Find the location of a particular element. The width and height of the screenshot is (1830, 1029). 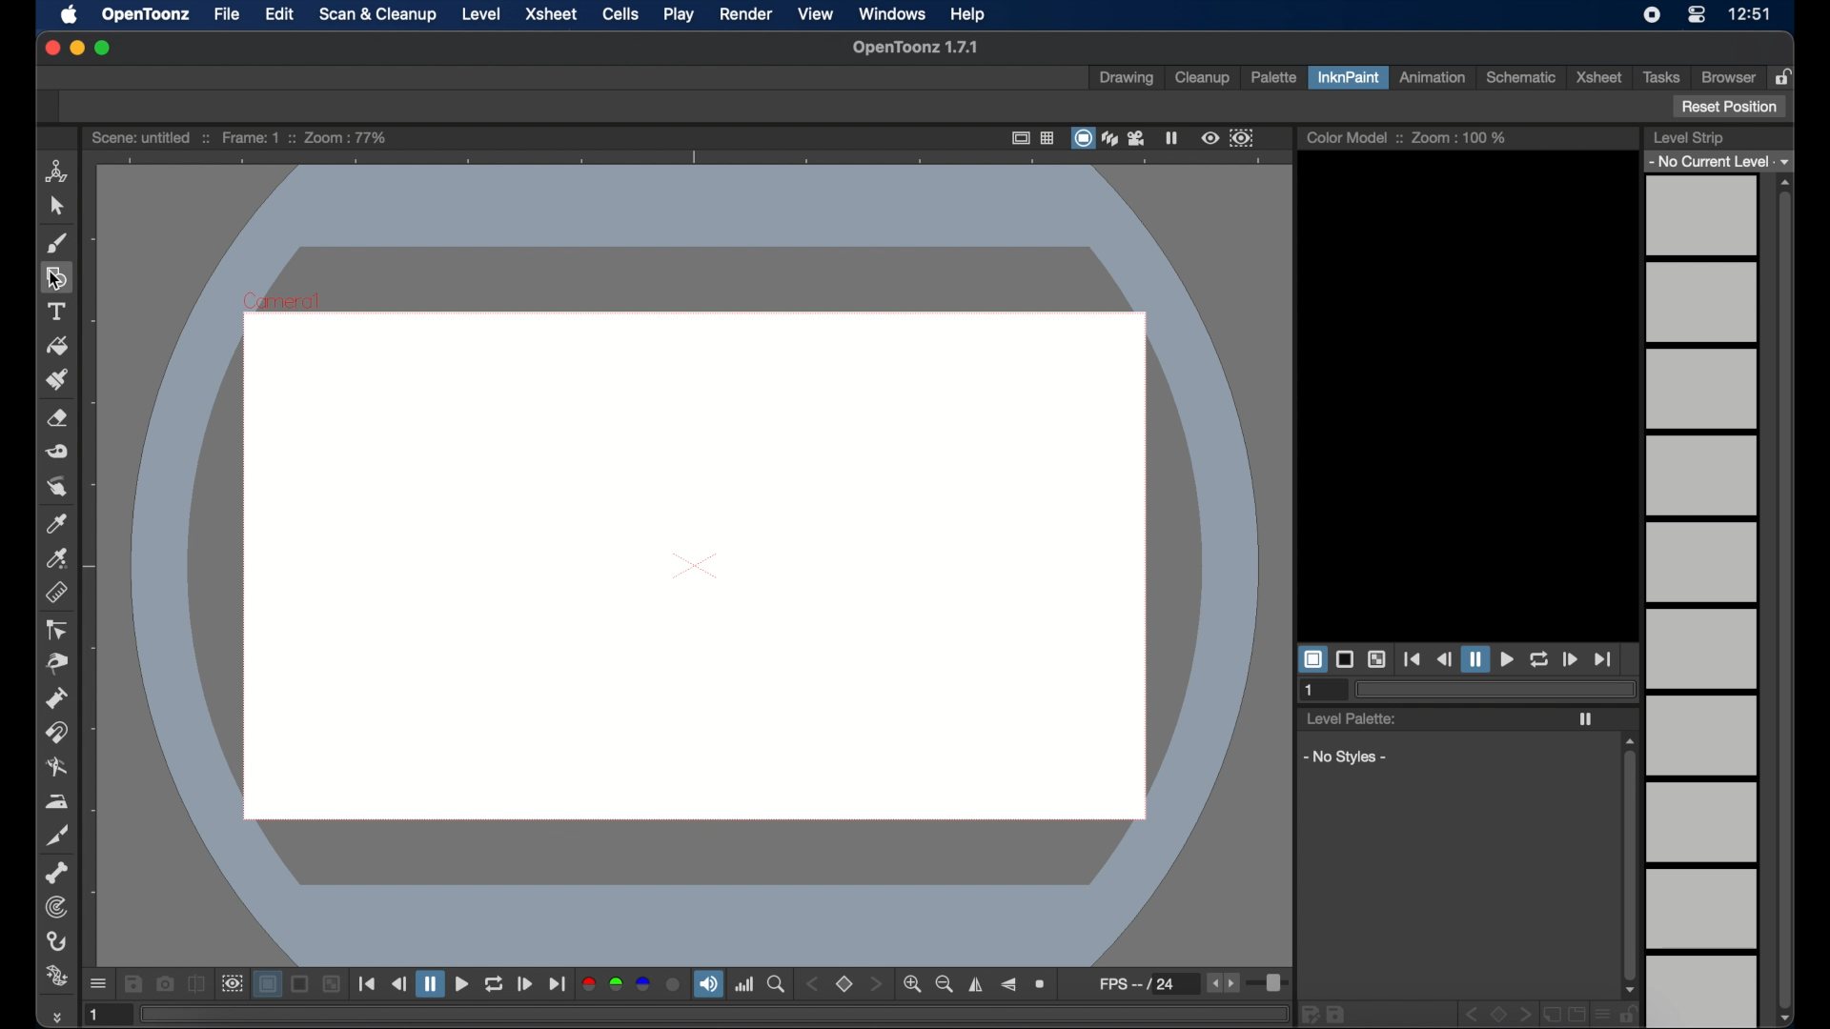

scan and cleanup is located at coordinates (379, 14).